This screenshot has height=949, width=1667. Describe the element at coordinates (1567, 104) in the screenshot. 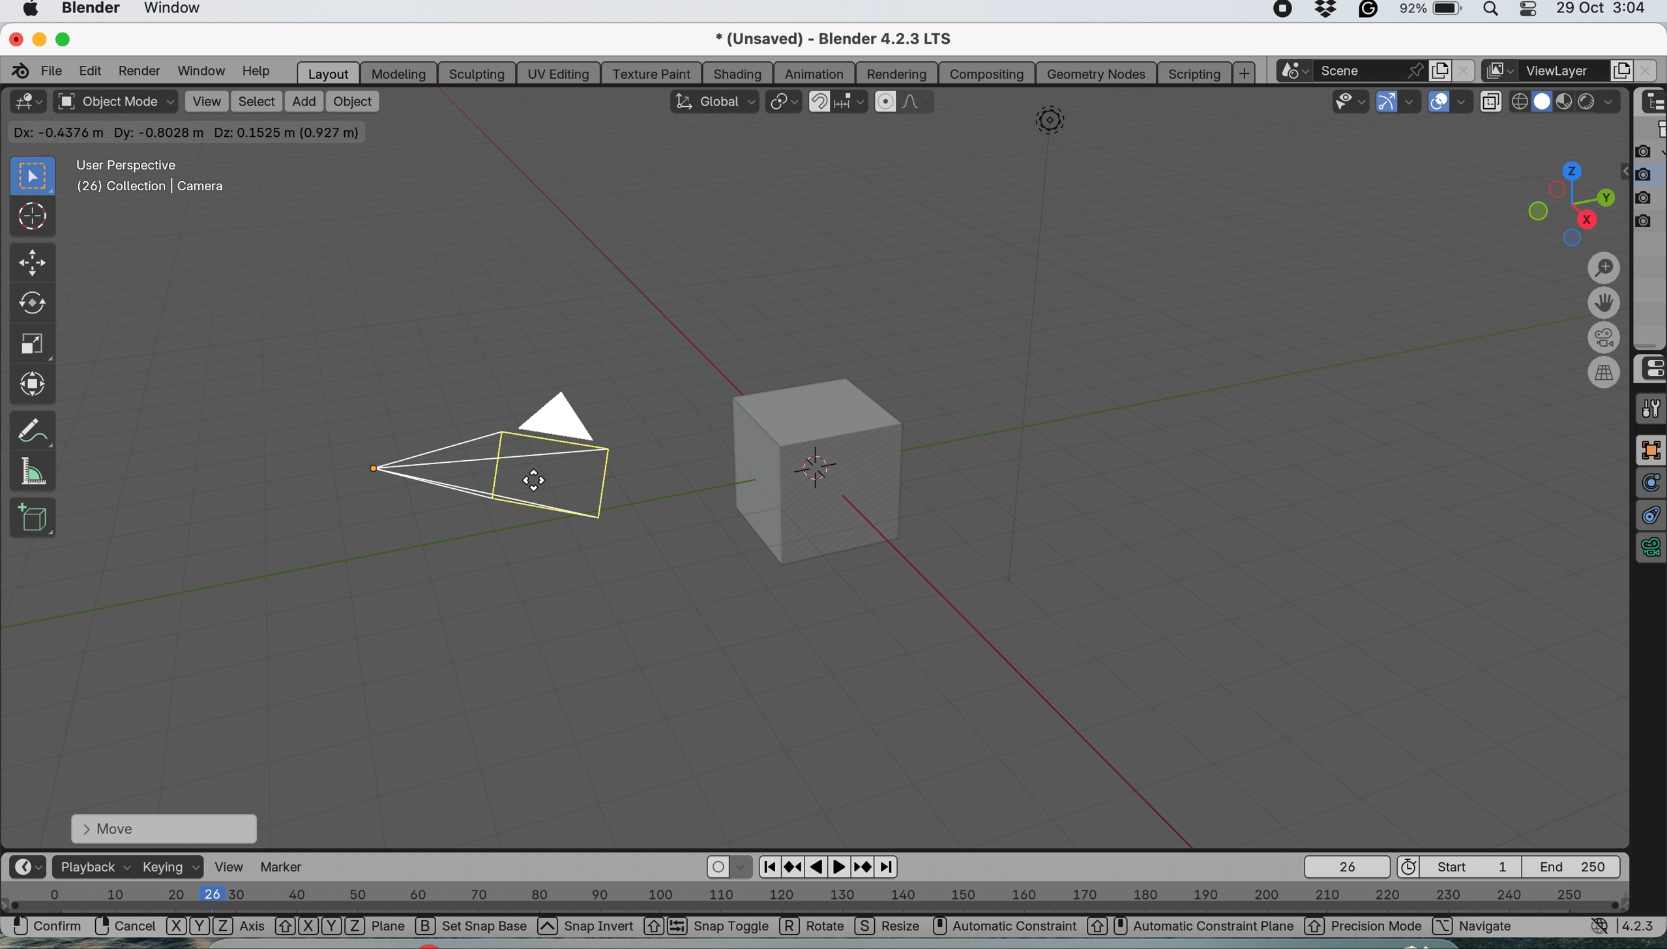

I see `rendered display` at that location.